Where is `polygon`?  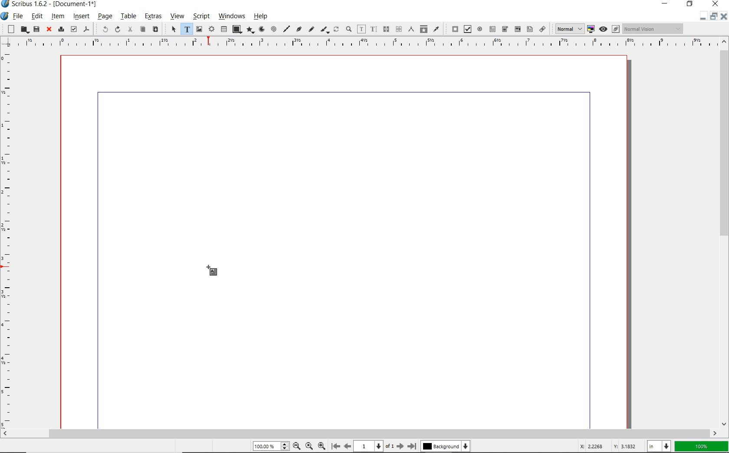
polygon is located at coordinates (249, 30).